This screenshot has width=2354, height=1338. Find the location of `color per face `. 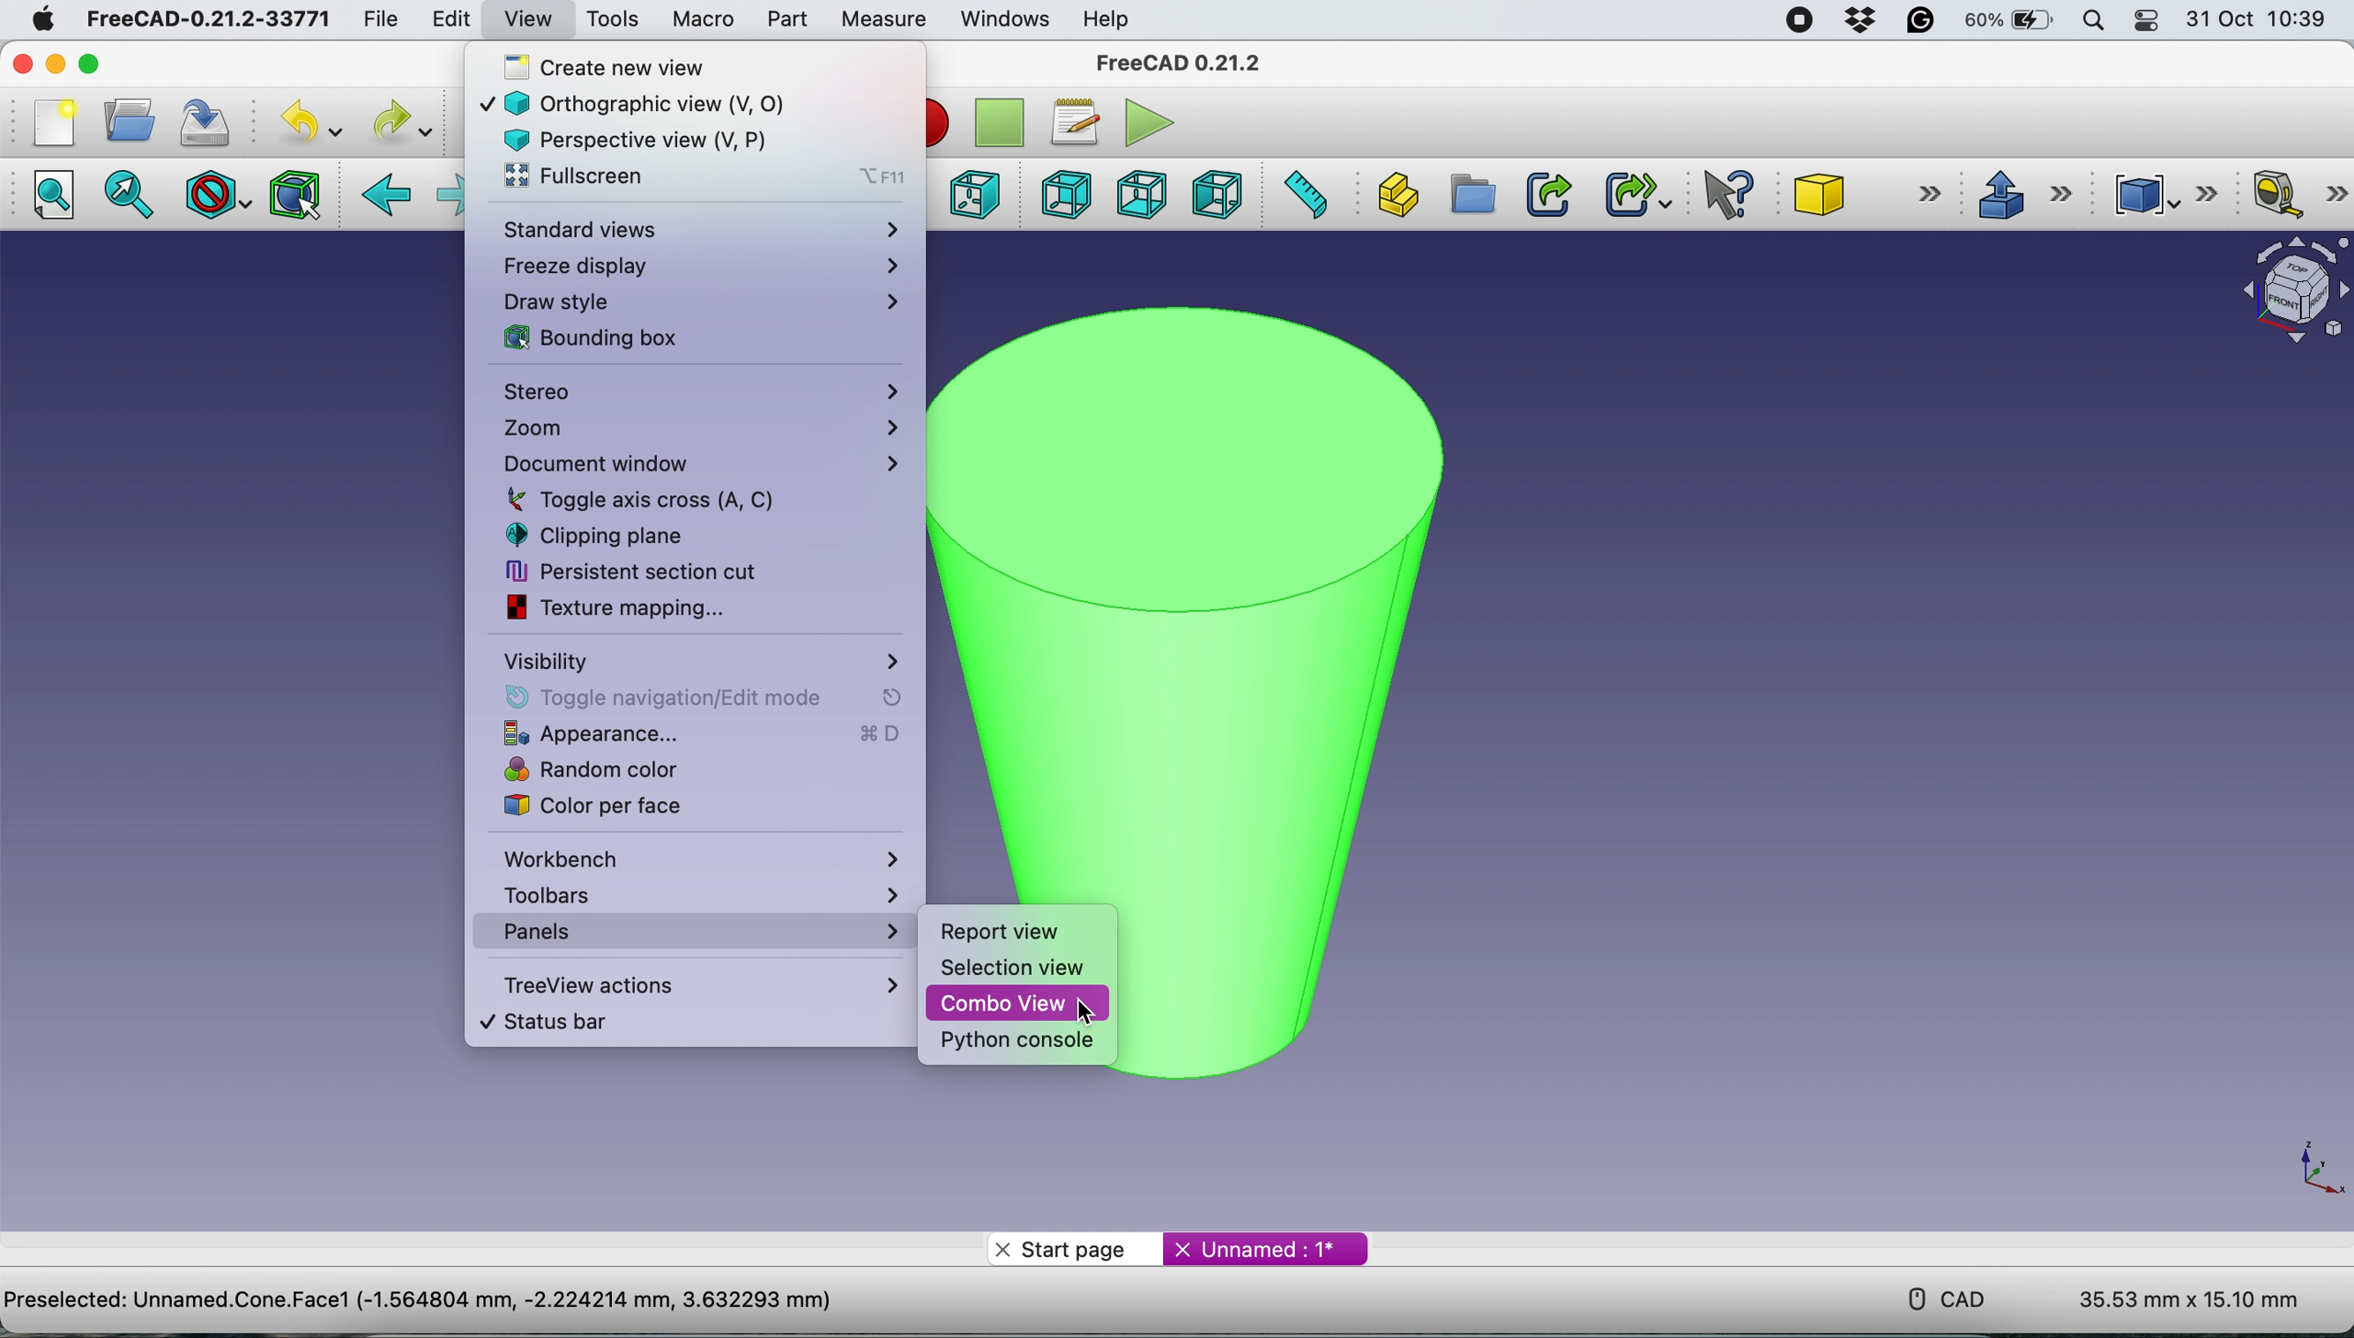

color per face  is located at coordinates (666, 806).